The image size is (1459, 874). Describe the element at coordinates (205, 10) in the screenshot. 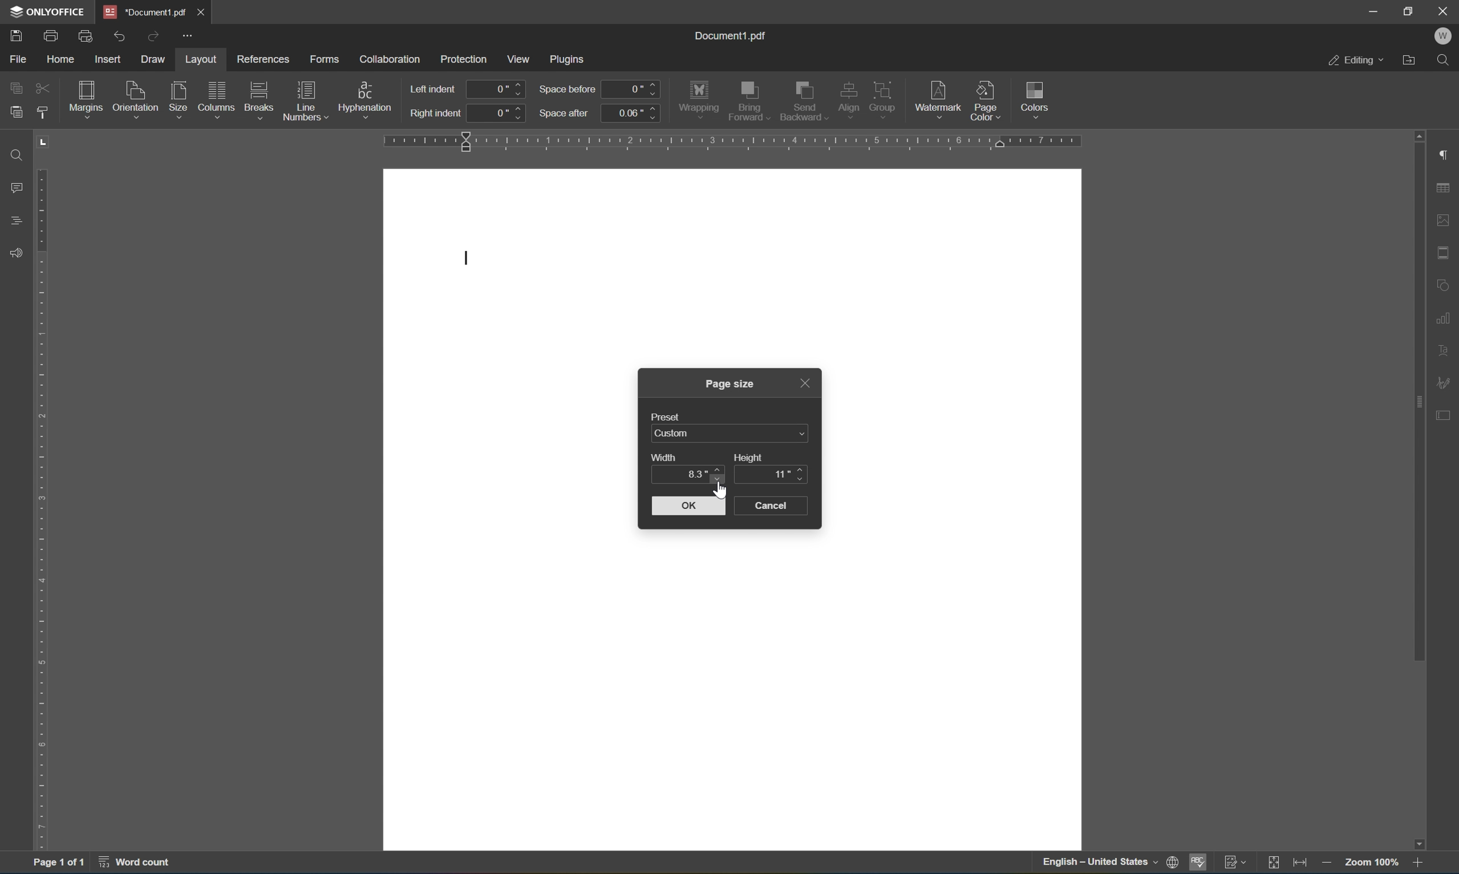

I see `close` at that location.